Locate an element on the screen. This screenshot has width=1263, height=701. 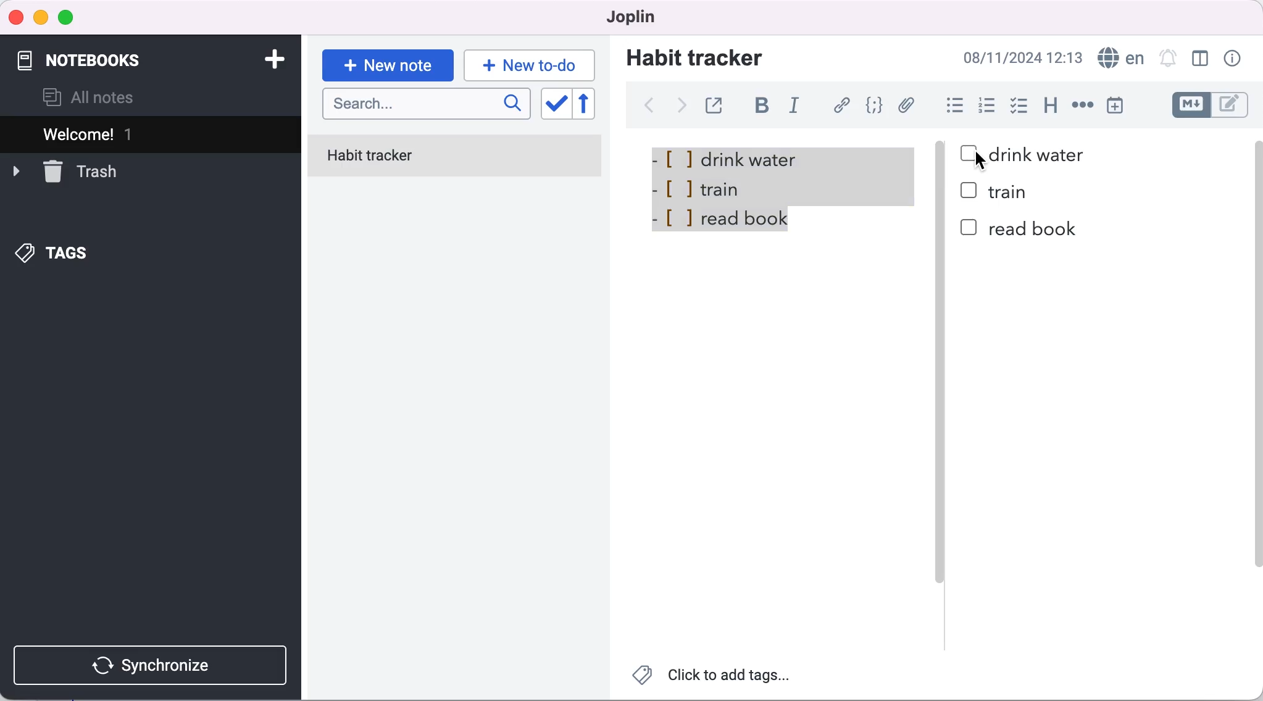
check box 2 is located at coordinates (970, 191).